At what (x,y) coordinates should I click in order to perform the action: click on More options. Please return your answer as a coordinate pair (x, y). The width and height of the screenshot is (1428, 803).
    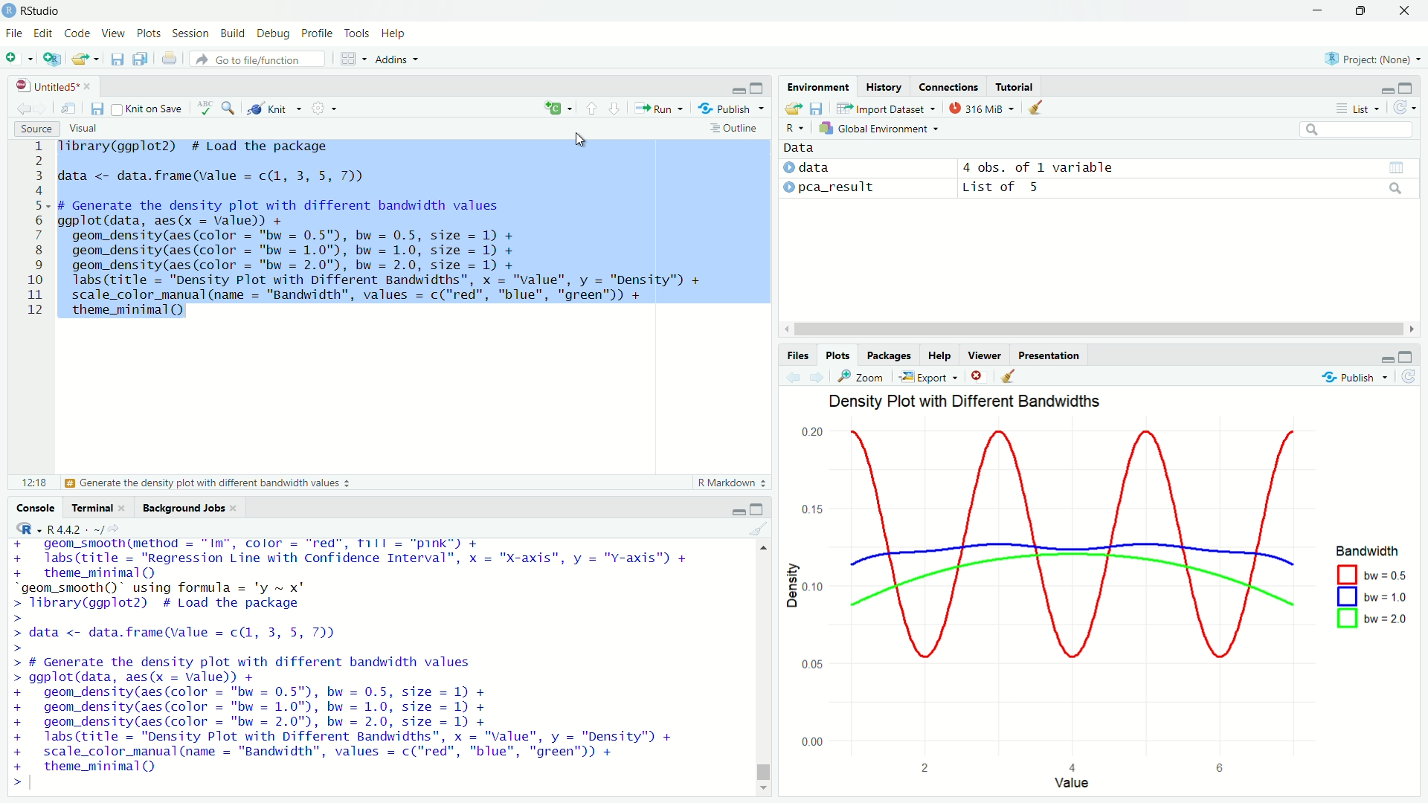
    Looking at the image, I should click on (324, 108).